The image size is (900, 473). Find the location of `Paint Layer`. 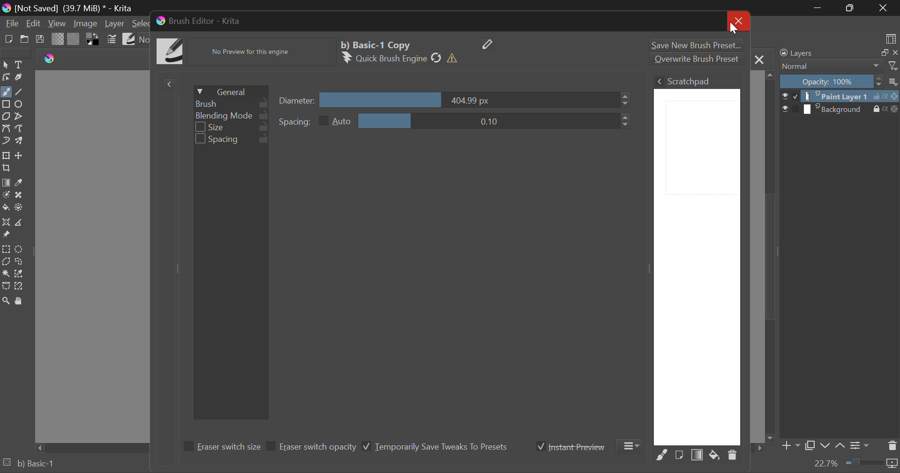

Paint Layer is located at coordinates (840, 96).